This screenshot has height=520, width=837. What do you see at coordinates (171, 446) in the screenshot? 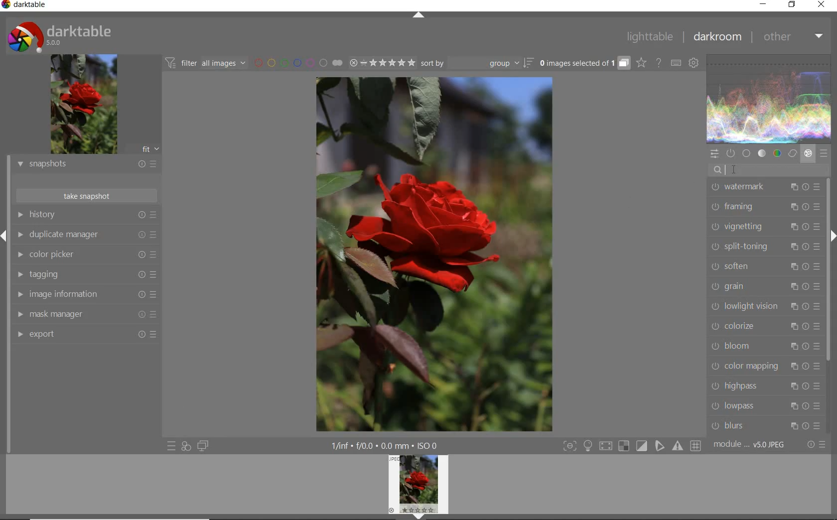
I see `quick access to presets` at bounding box center [171, 446].